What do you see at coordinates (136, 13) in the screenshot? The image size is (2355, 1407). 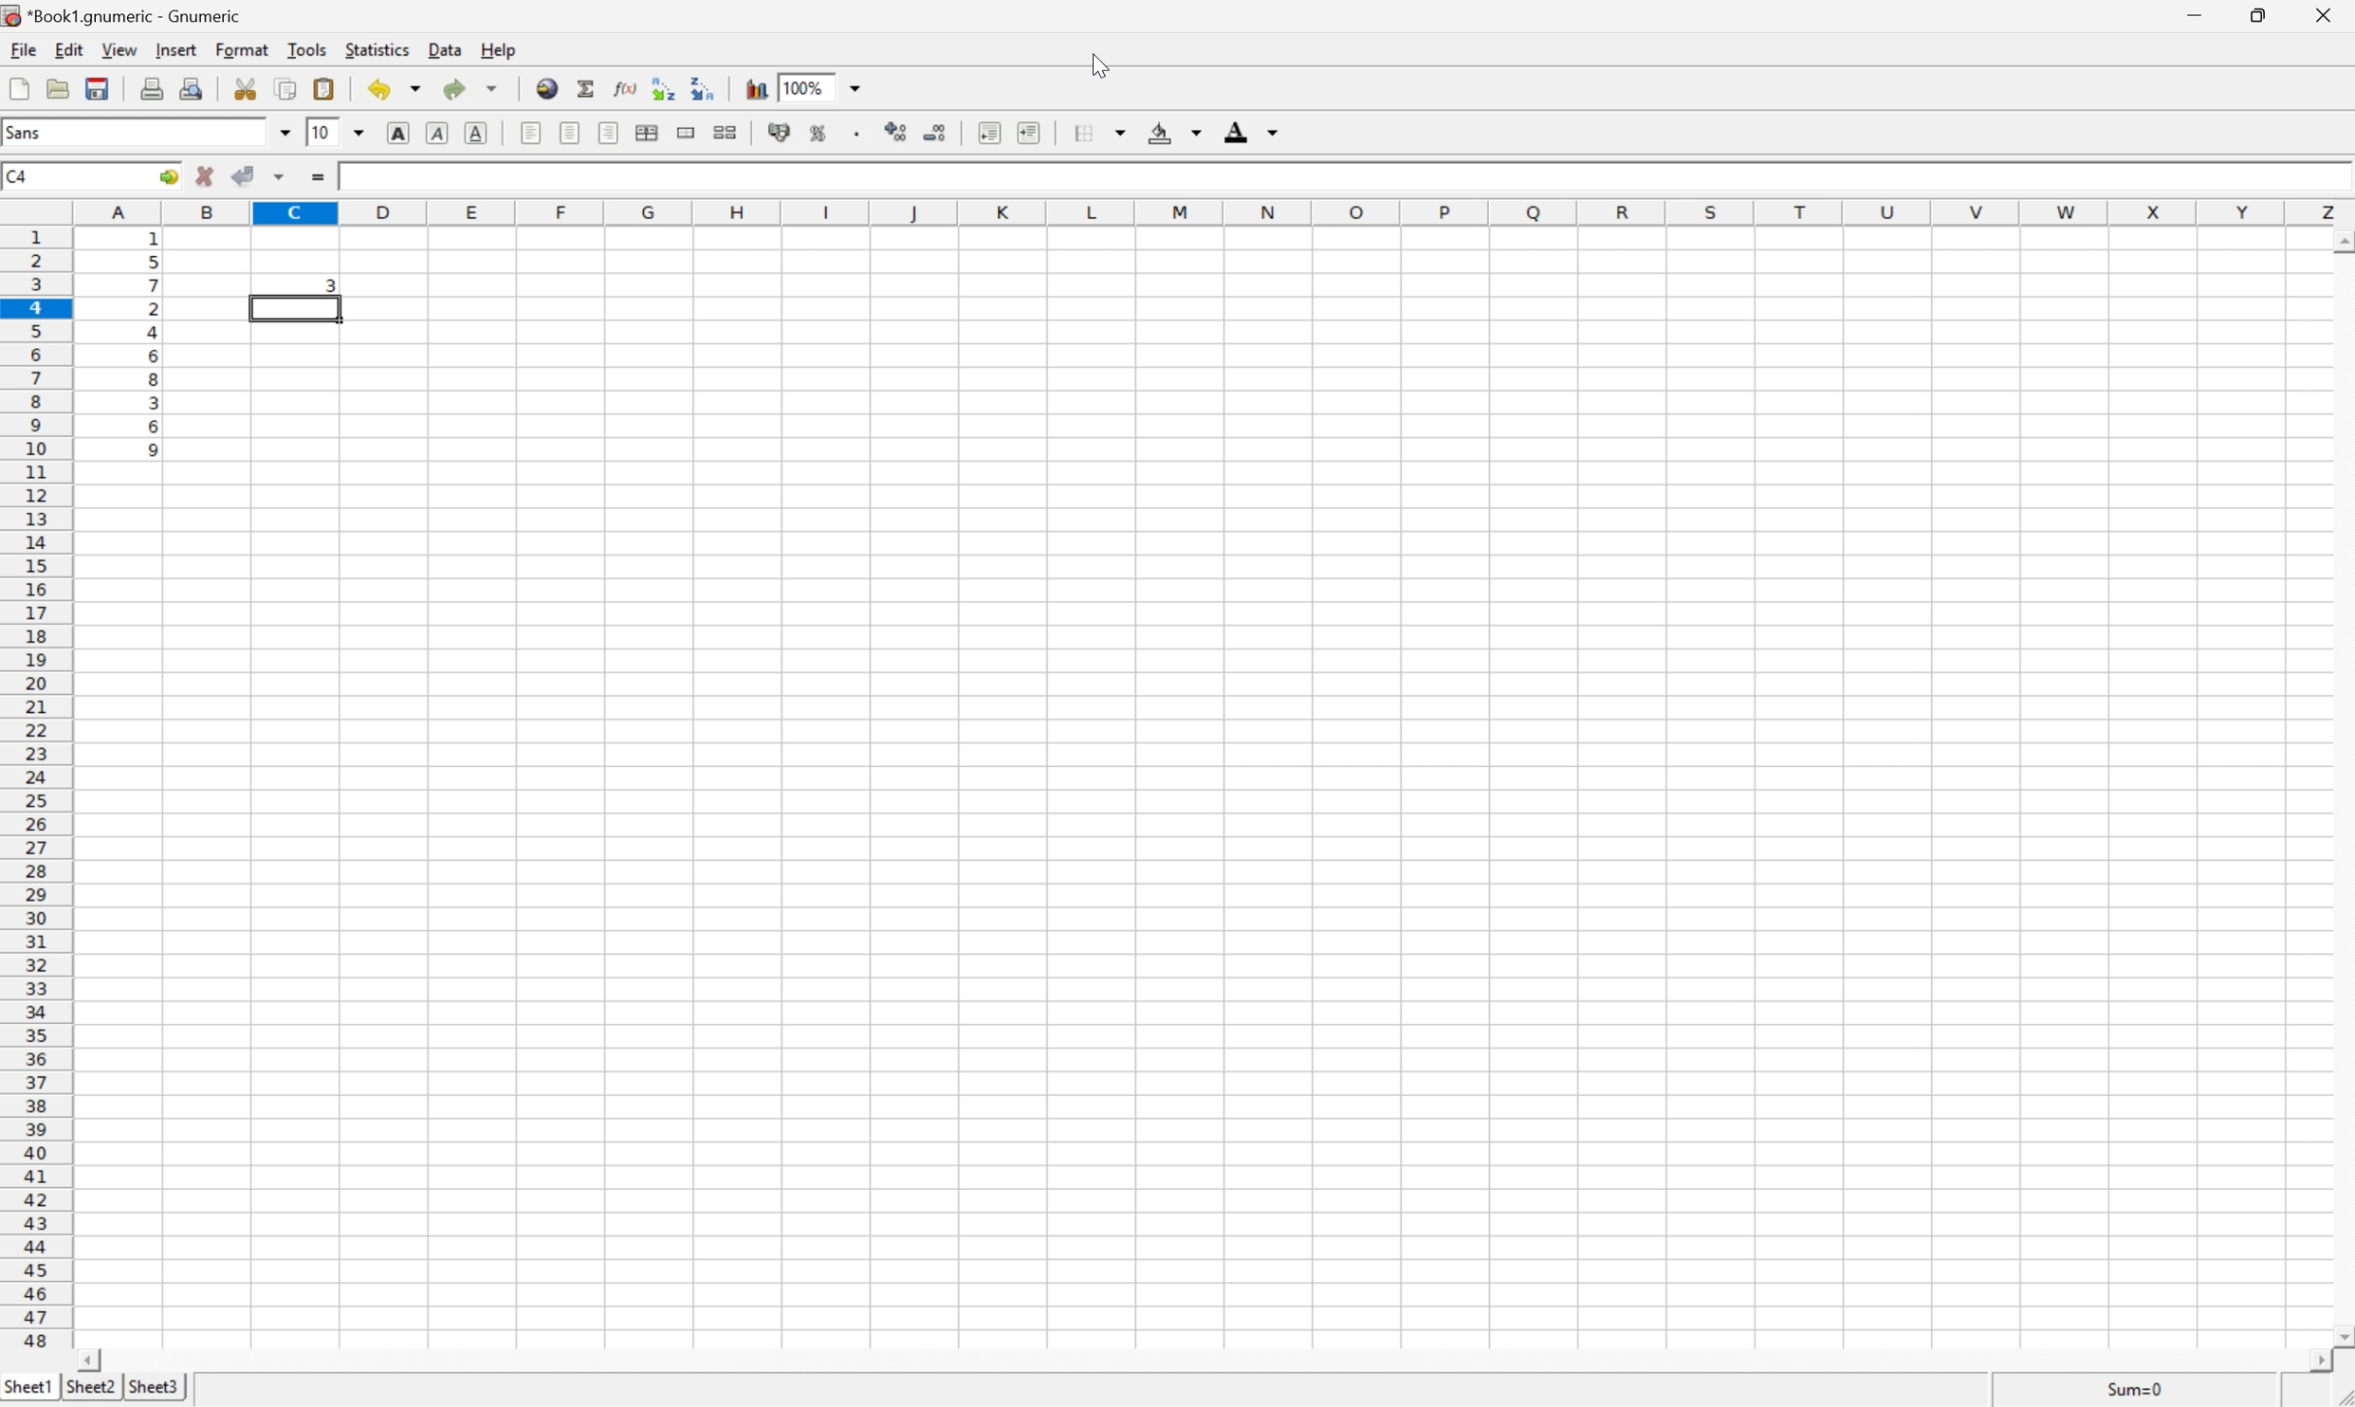 I see `application name` at bounding box center [136, 13].